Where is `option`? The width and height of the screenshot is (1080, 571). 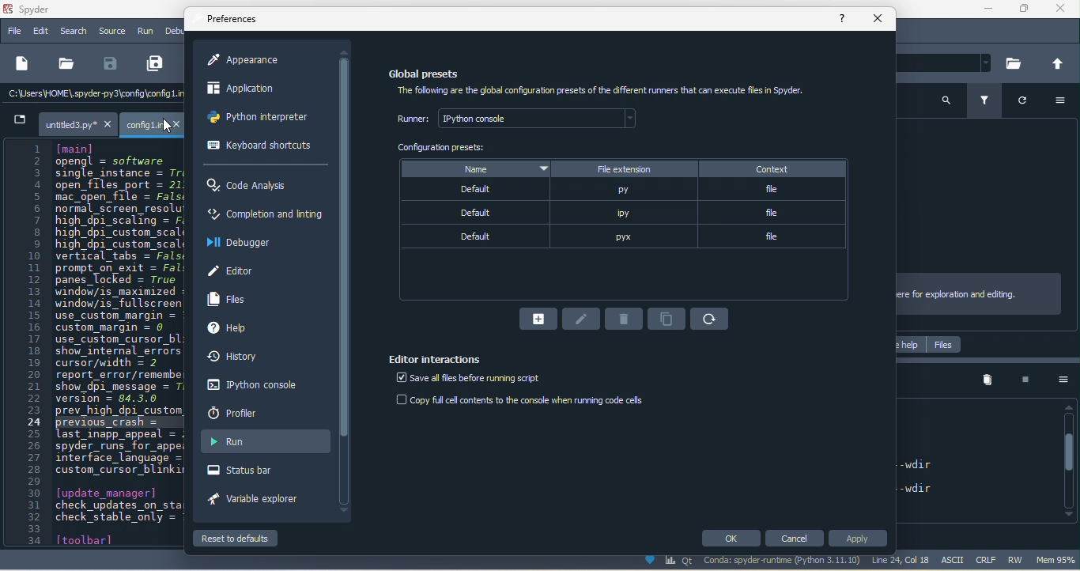 option is located at coordinates (1060, 381).